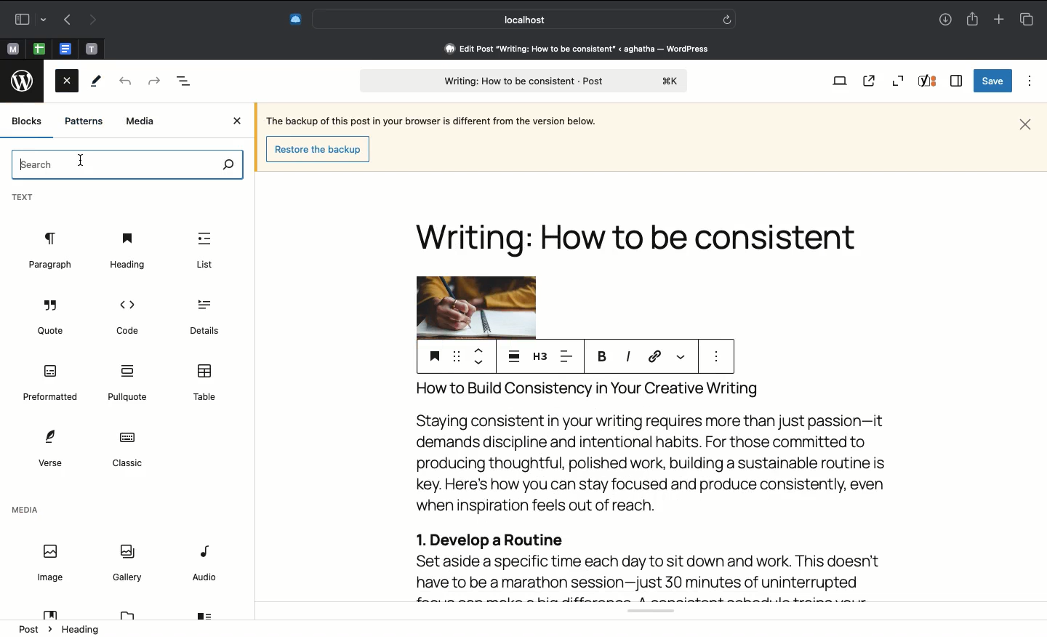 Image resolution: width=1047 pixels, height=637 pixels. I want to click on Media, so click(141, 122).